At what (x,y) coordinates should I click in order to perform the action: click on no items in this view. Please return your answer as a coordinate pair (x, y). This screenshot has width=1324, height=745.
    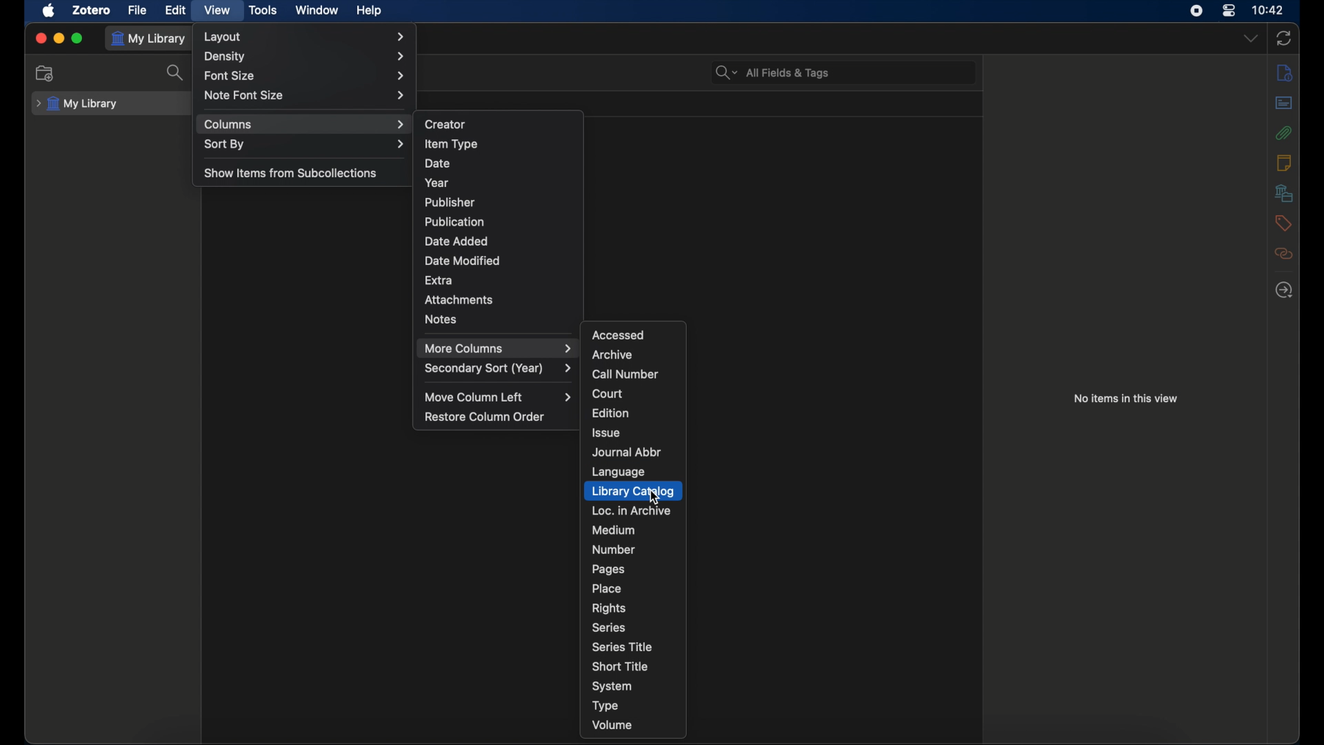
    Looking at the image, I should click on (1125, 398).